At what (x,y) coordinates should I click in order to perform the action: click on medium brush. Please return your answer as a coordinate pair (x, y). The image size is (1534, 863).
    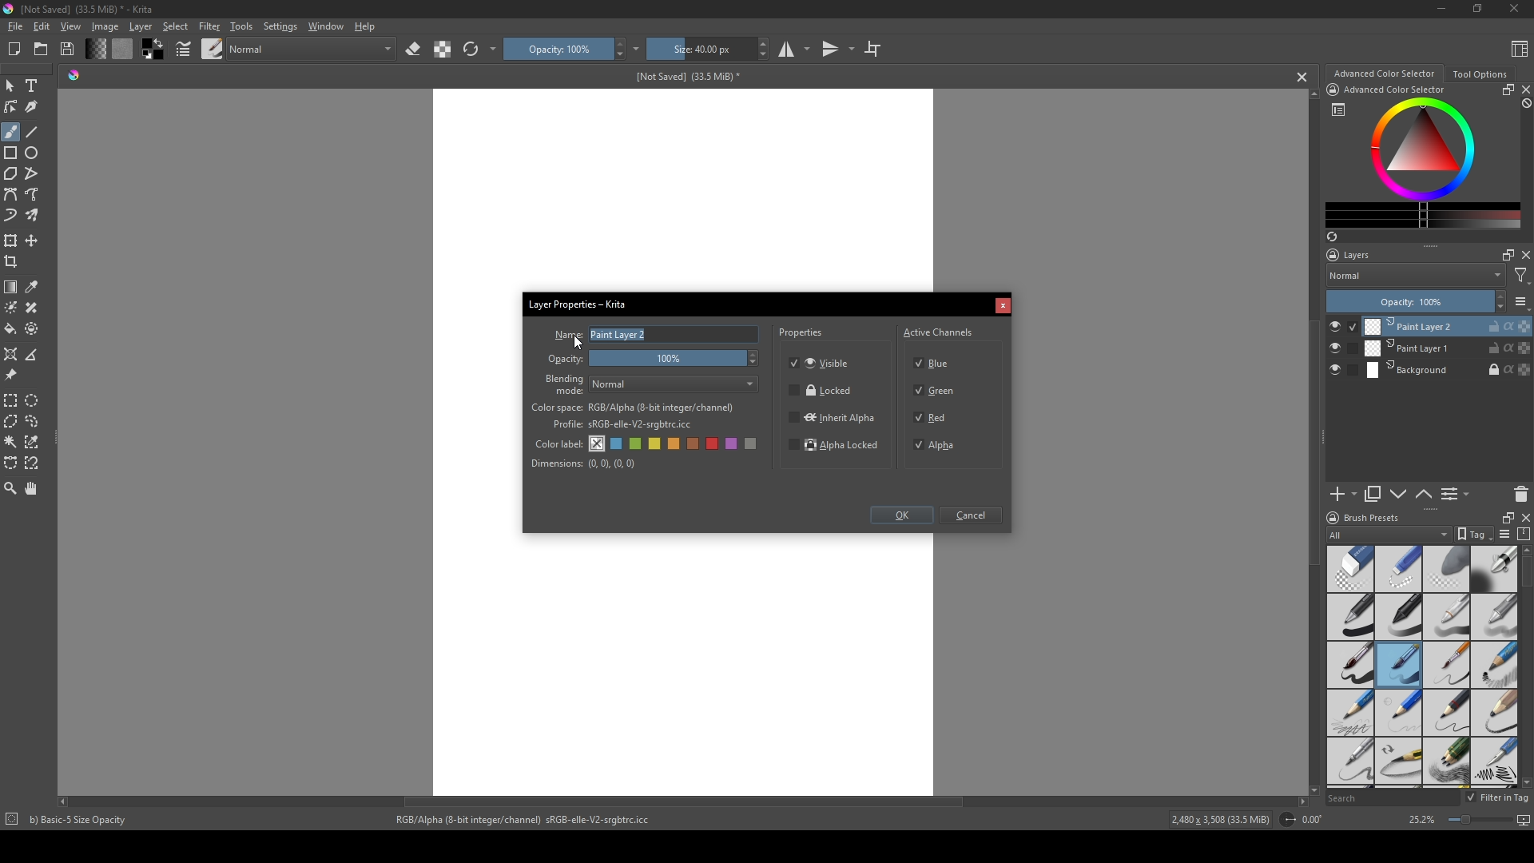
    Looking at the image, I should click on (1398, 665).